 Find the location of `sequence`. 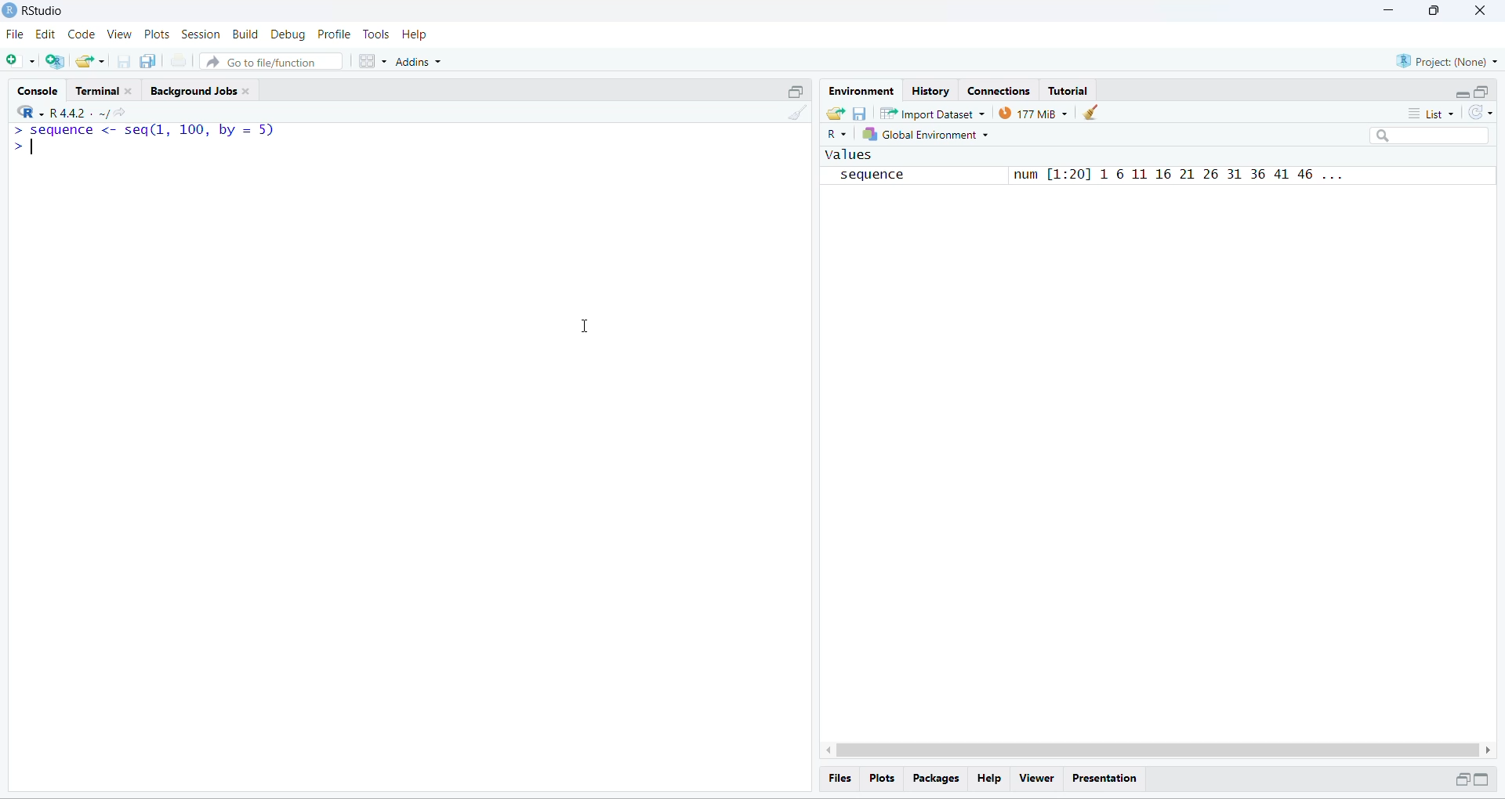

sequence is located at coordinates (879, 175).